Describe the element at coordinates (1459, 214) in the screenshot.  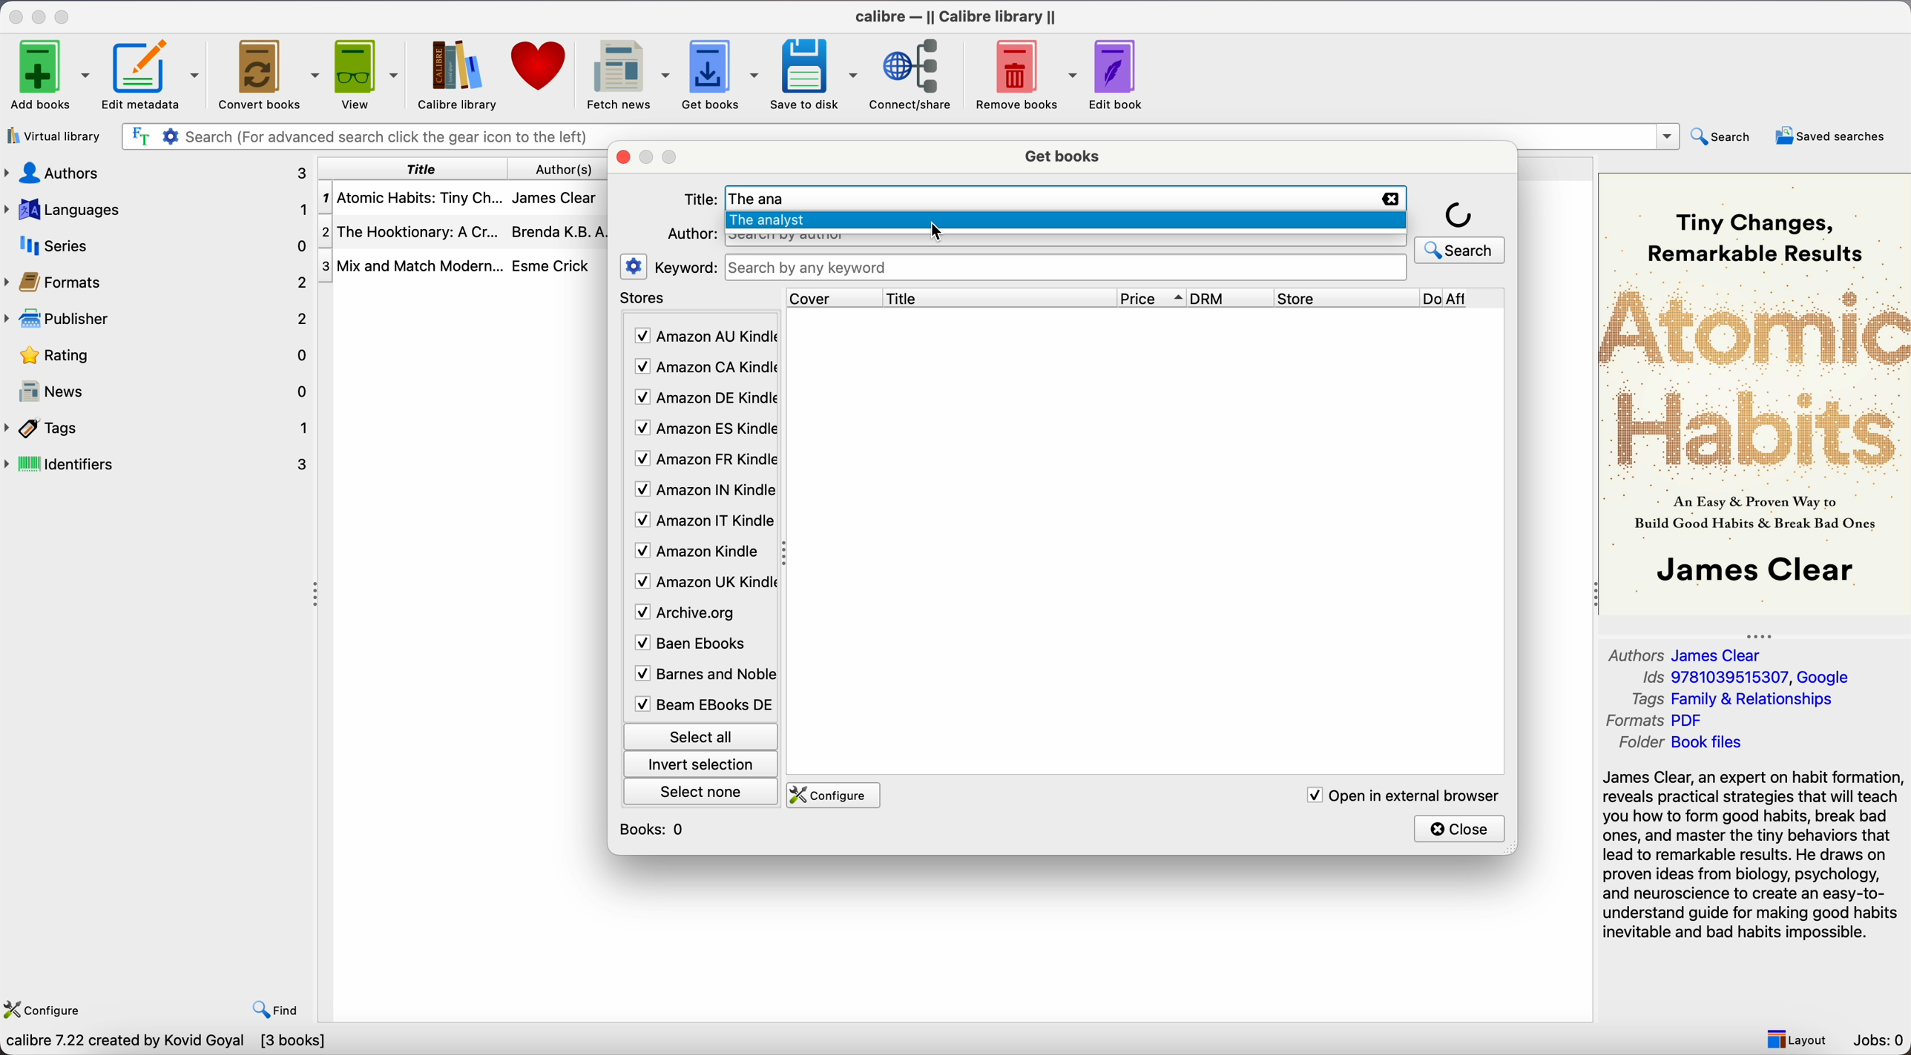
I see `loading icon` at that location.